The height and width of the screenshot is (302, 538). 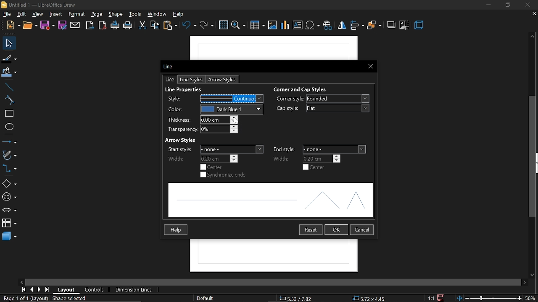 I want to click on move left, so click(x=23, y=281).